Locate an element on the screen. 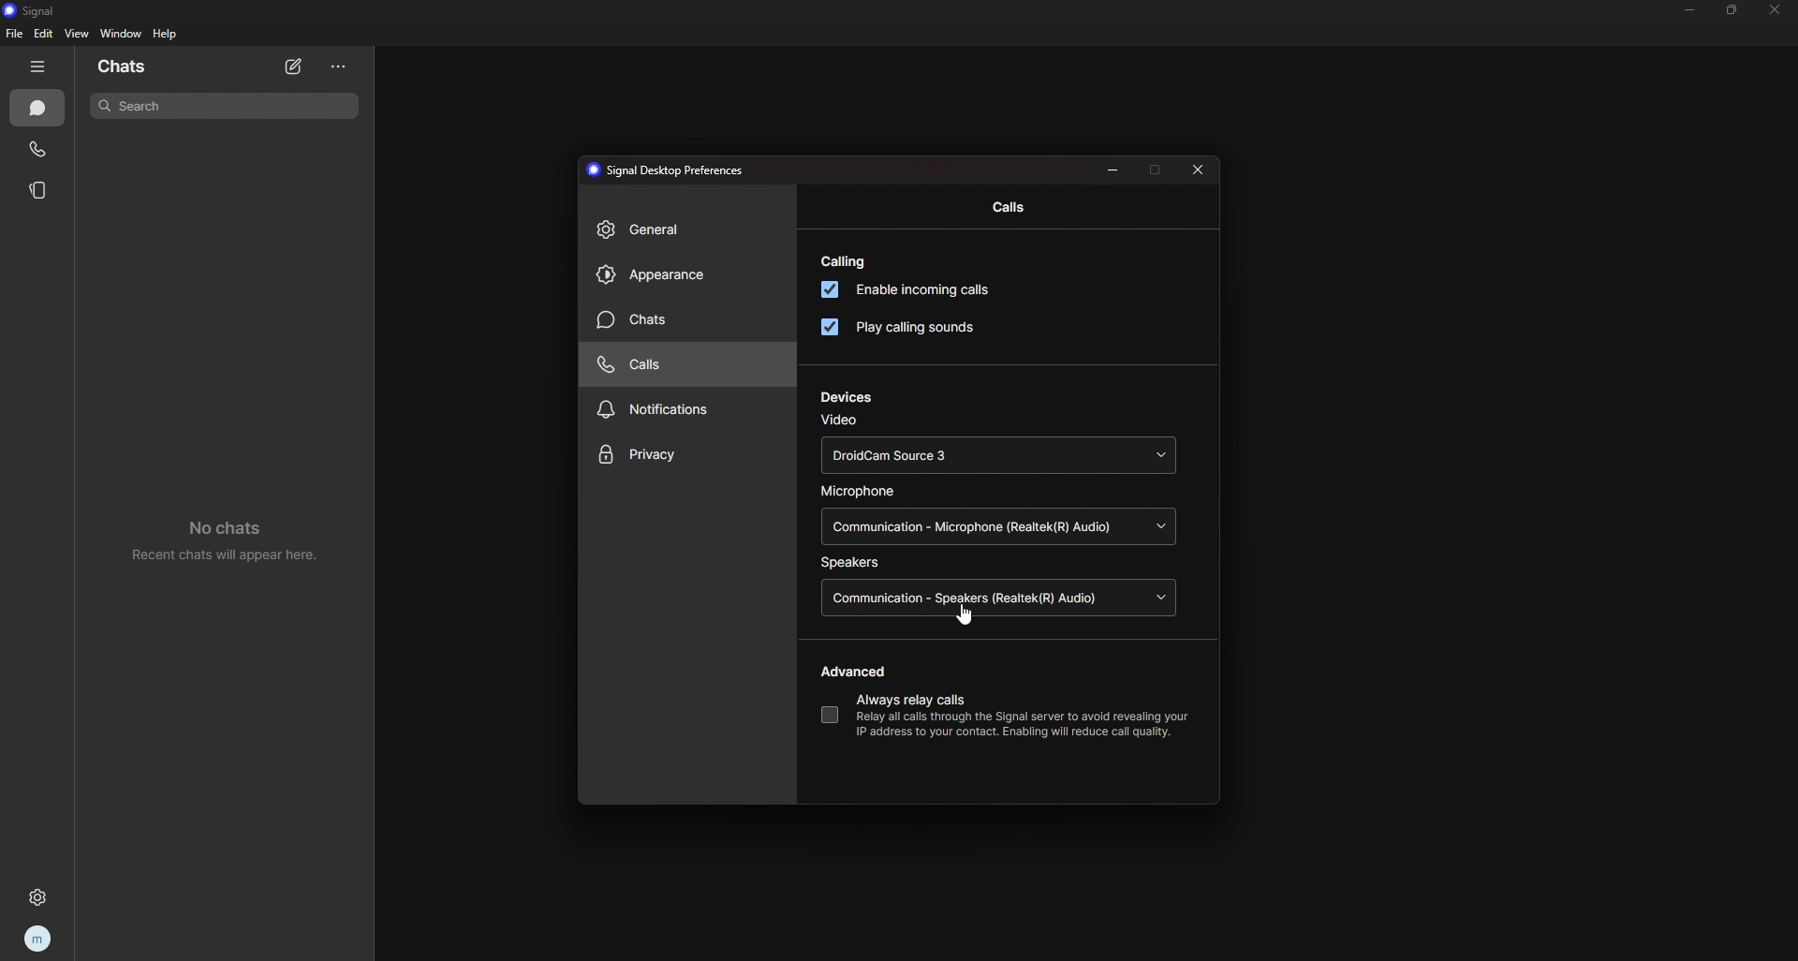 The width and height of the screenshot is (1798, 961). Communication - Speakers (Realtek (R) Audio) is located at coordinates (997, 598).